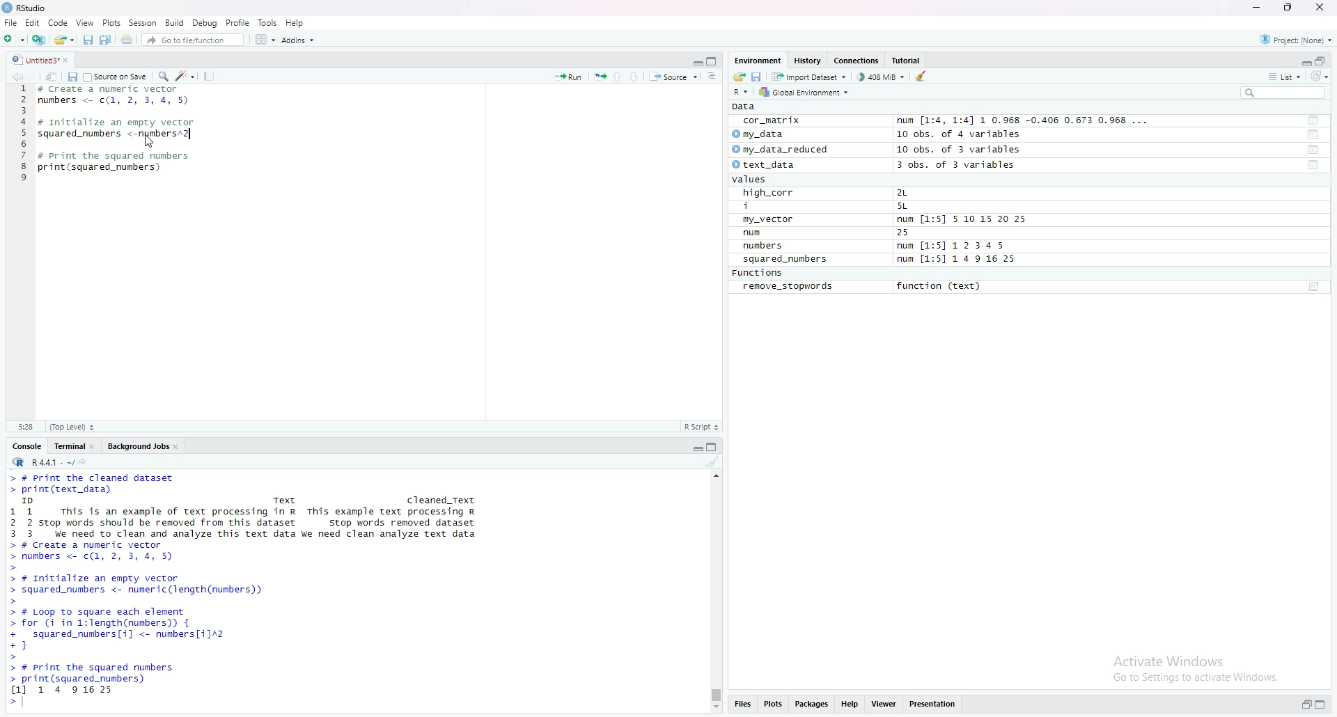 The image size is (1337, 717). What do you see at coordinates (111, 22) in the screenshot?
I see `Plots` at bounding box center [111, 22].